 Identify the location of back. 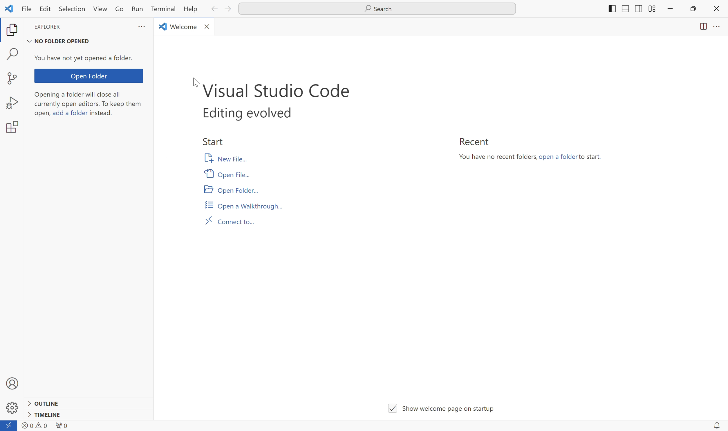
(212, 9).